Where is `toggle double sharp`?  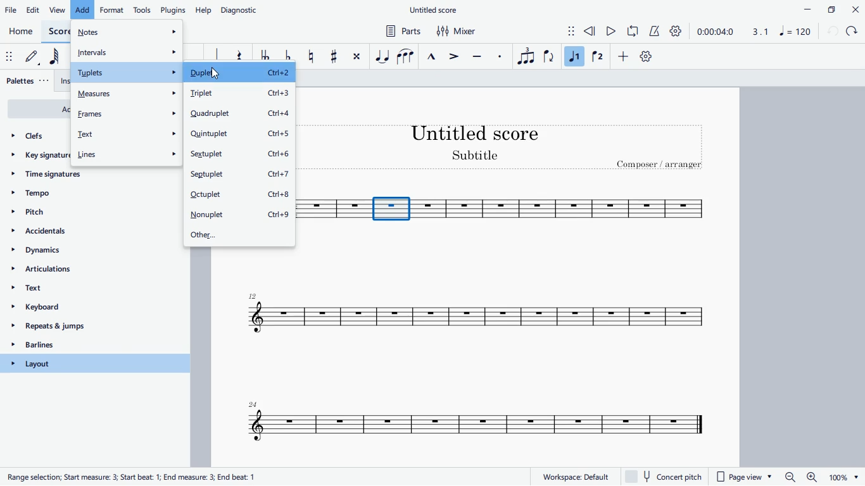
toggle double sharp is located at coordinates (357, 59).